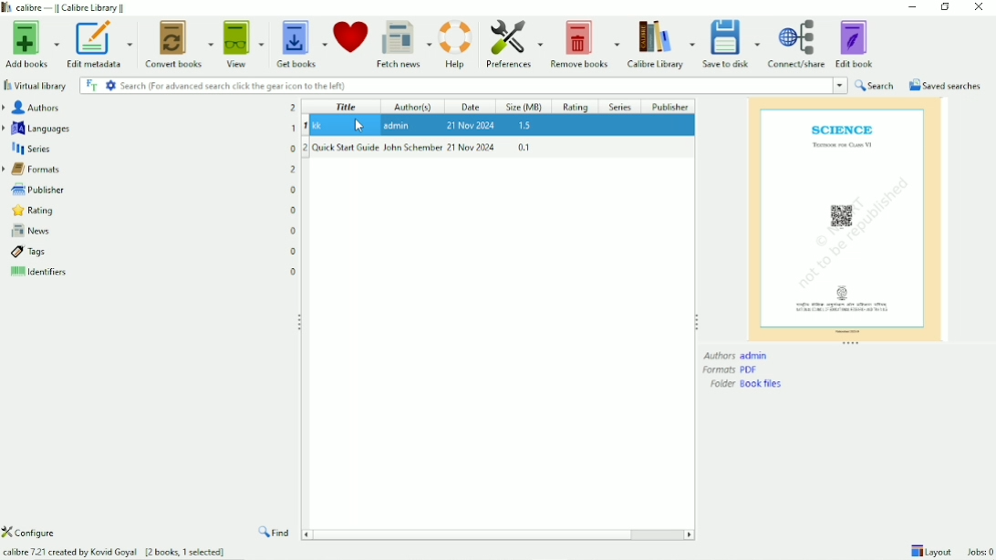 The width and height of the screenshot is (996, 560). Describe the element at coordinates (697, 321) in the screenshot. I see `Resize` at that location.